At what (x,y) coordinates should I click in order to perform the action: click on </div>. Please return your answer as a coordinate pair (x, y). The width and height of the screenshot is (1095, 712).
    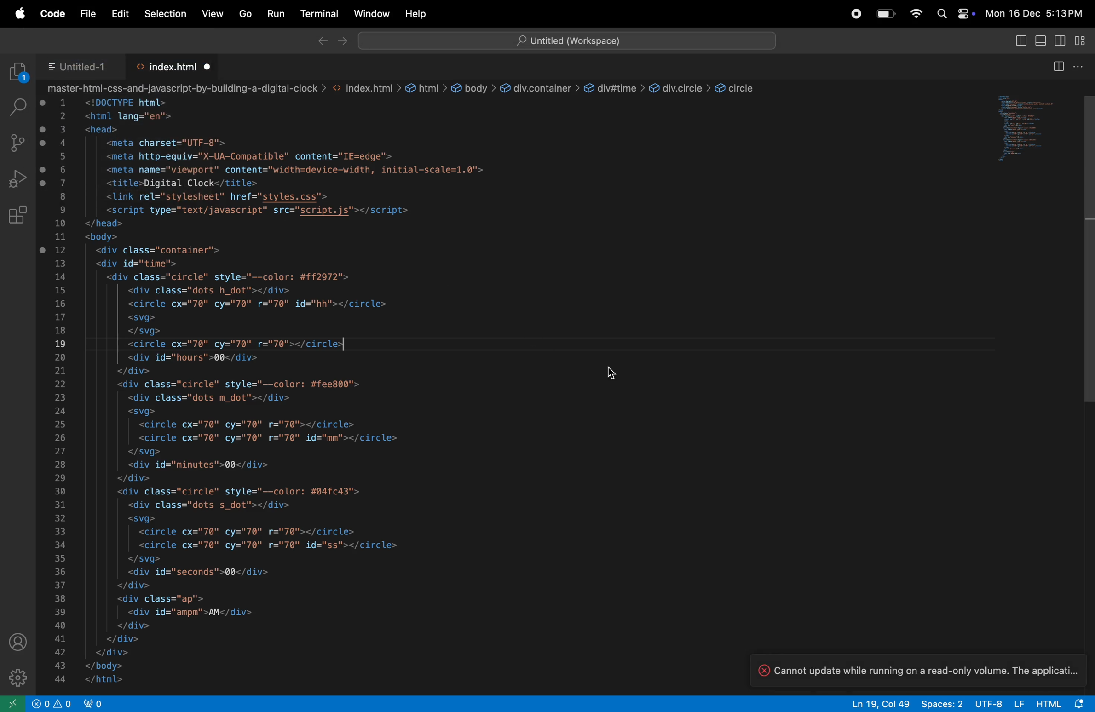
    Looking at the image, I should click on (119, 639).